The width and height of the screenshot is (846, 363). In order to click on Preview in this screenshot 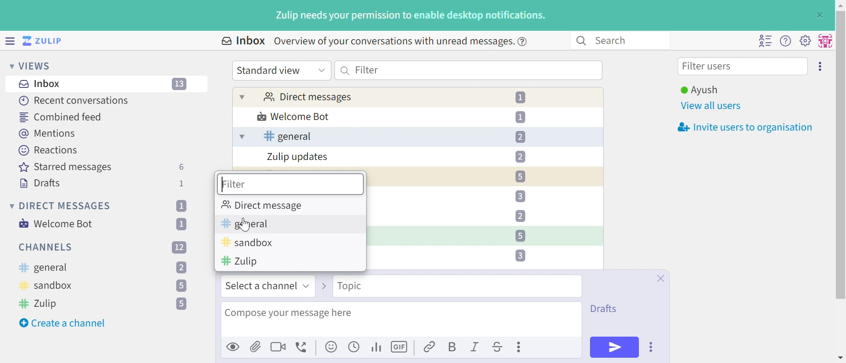, I will do `click(234, 346)`.